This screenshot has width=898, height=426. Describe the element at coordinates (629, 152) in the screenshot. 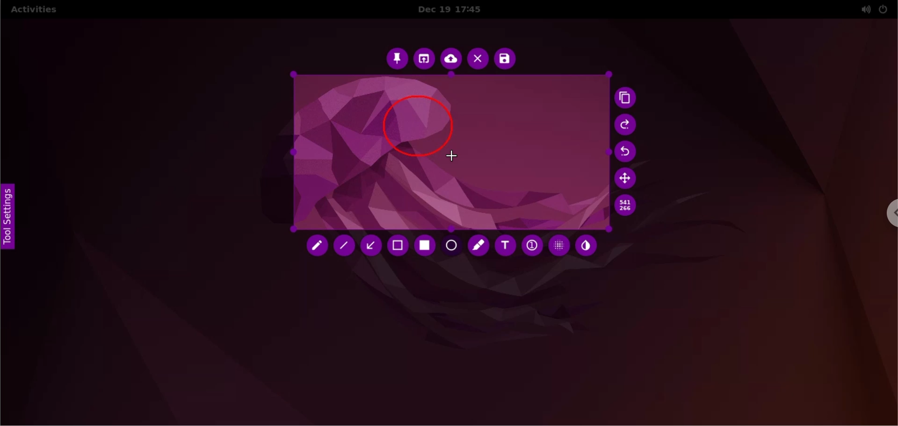

I see `undo` at that location.